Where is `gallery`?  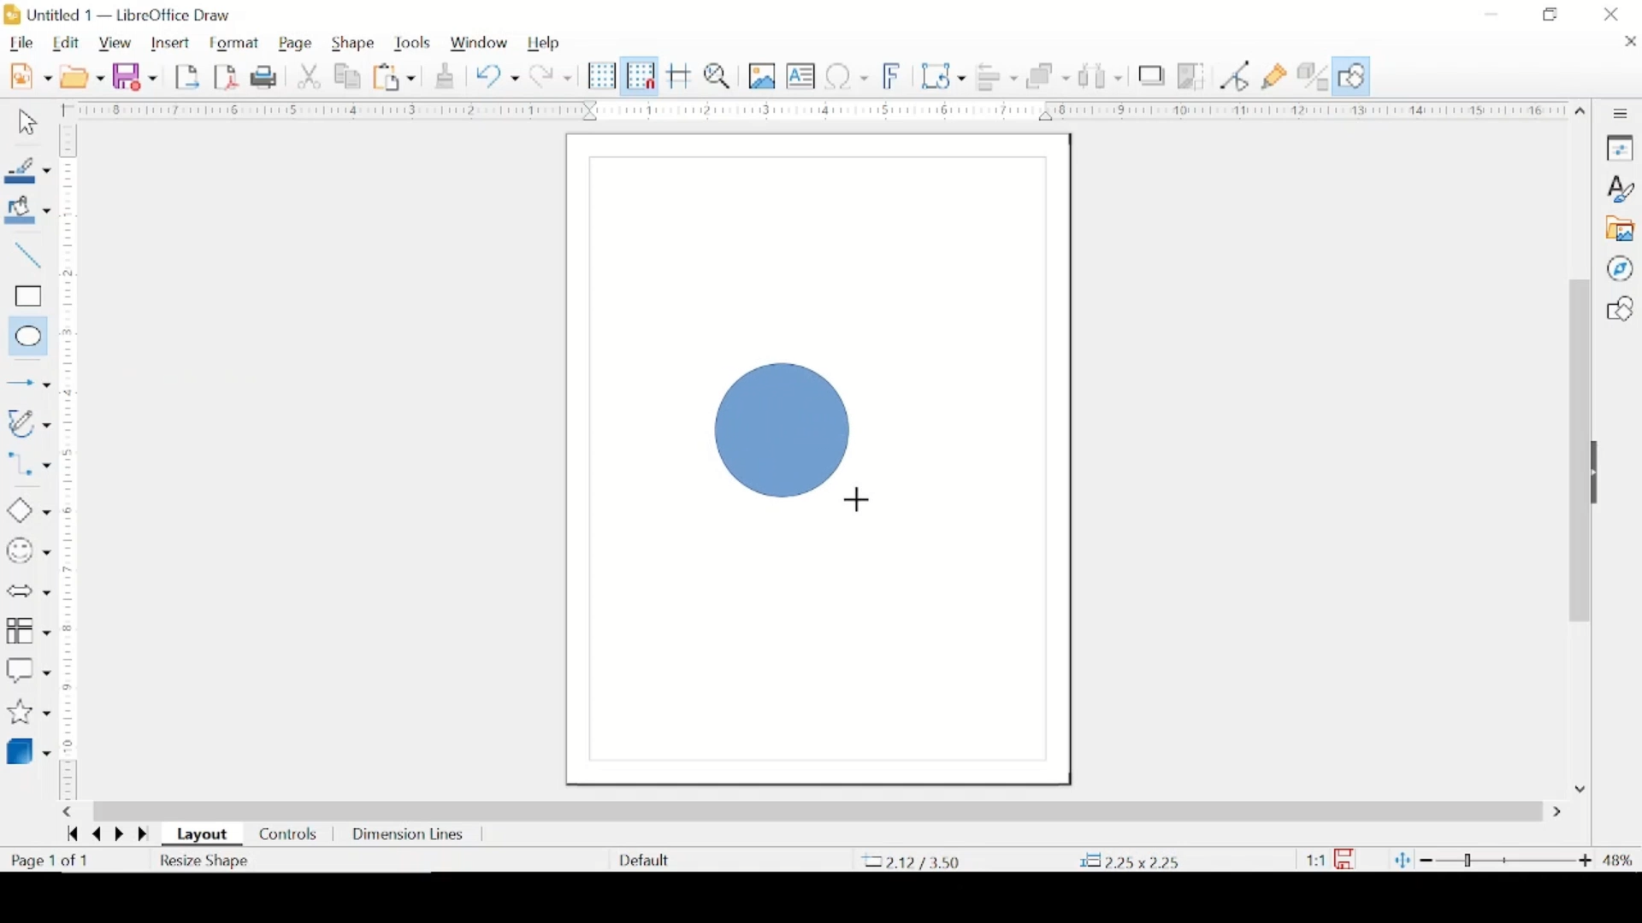 gallery is located at coordinates (1622, 229).